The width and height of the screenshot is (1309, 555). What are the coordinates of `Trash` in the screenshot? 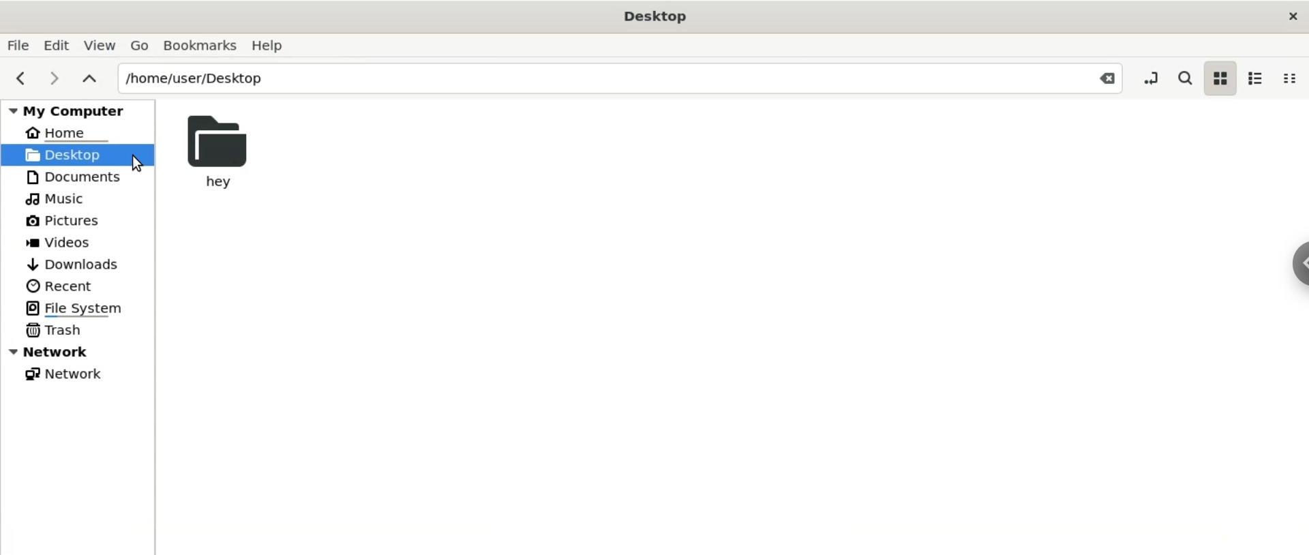 It's located at (59, 333).